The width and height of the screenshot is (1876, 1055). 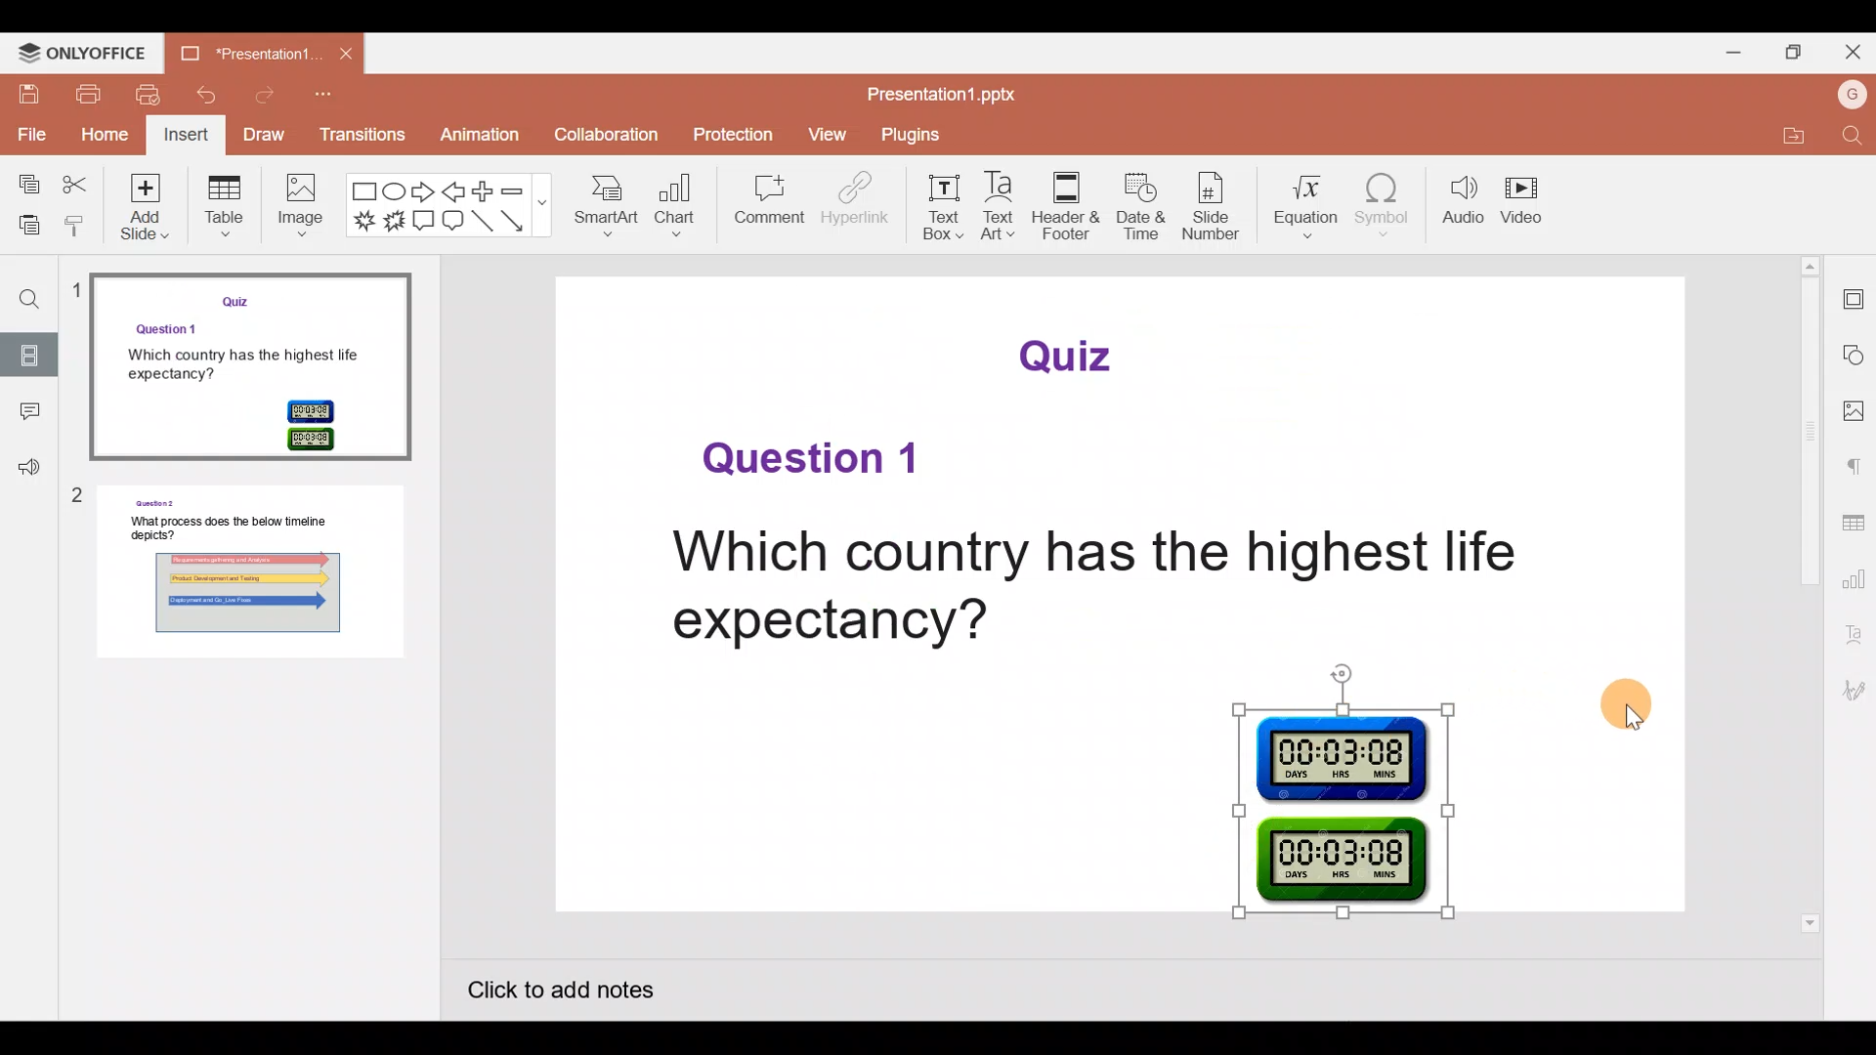 I want to click on Maximize, so click(x=1793, y=51).